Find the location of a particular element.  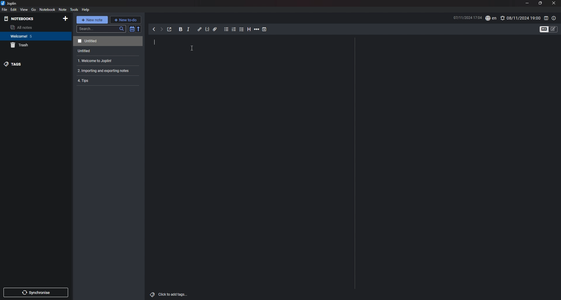

toggle sort order is located at coordinates (131, 29).